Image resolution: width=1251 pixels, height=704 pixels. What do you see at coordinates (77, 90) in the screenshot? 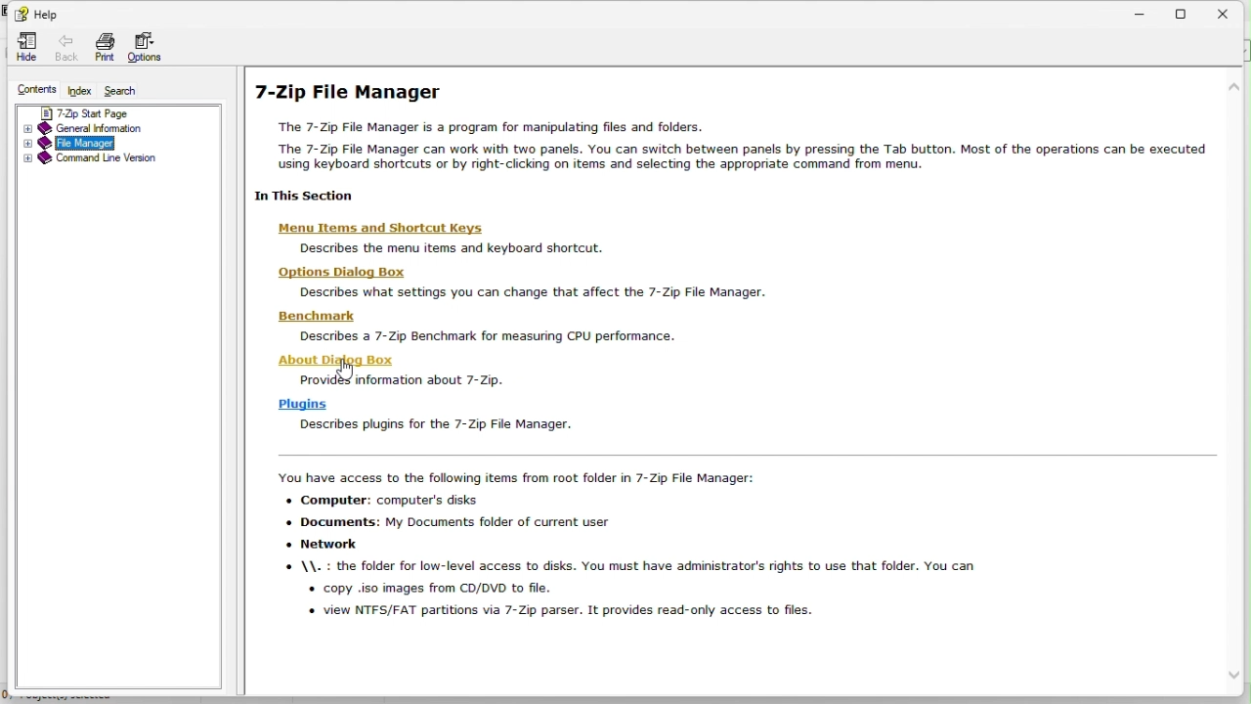
I see `index` at bounding box center [77, 90].